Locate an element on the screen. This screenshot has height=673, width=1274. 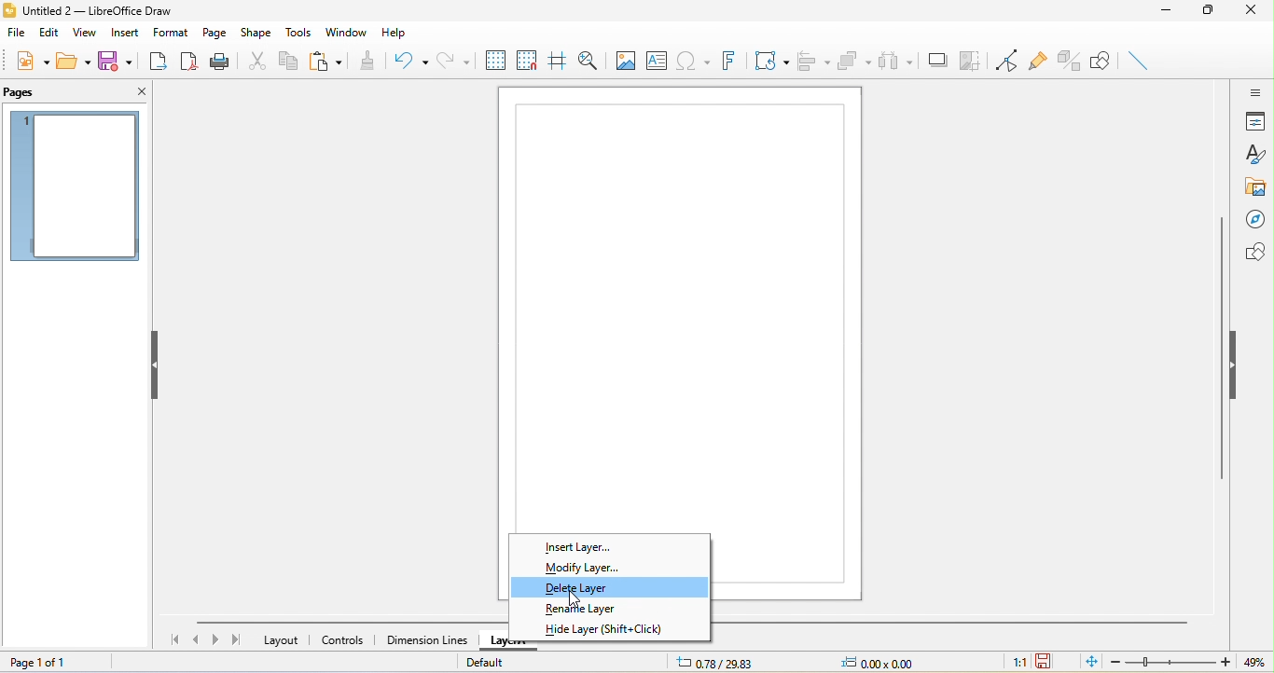
gluepoint function is located at coordinates (1037, 62).